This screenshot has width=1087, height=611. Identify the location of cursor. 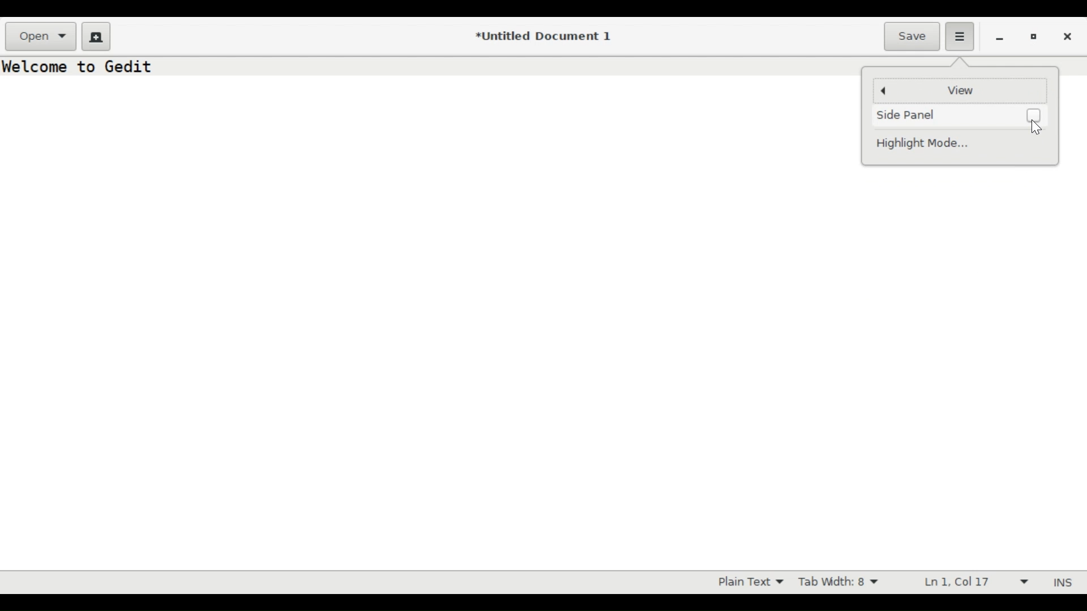
(1039, 128).